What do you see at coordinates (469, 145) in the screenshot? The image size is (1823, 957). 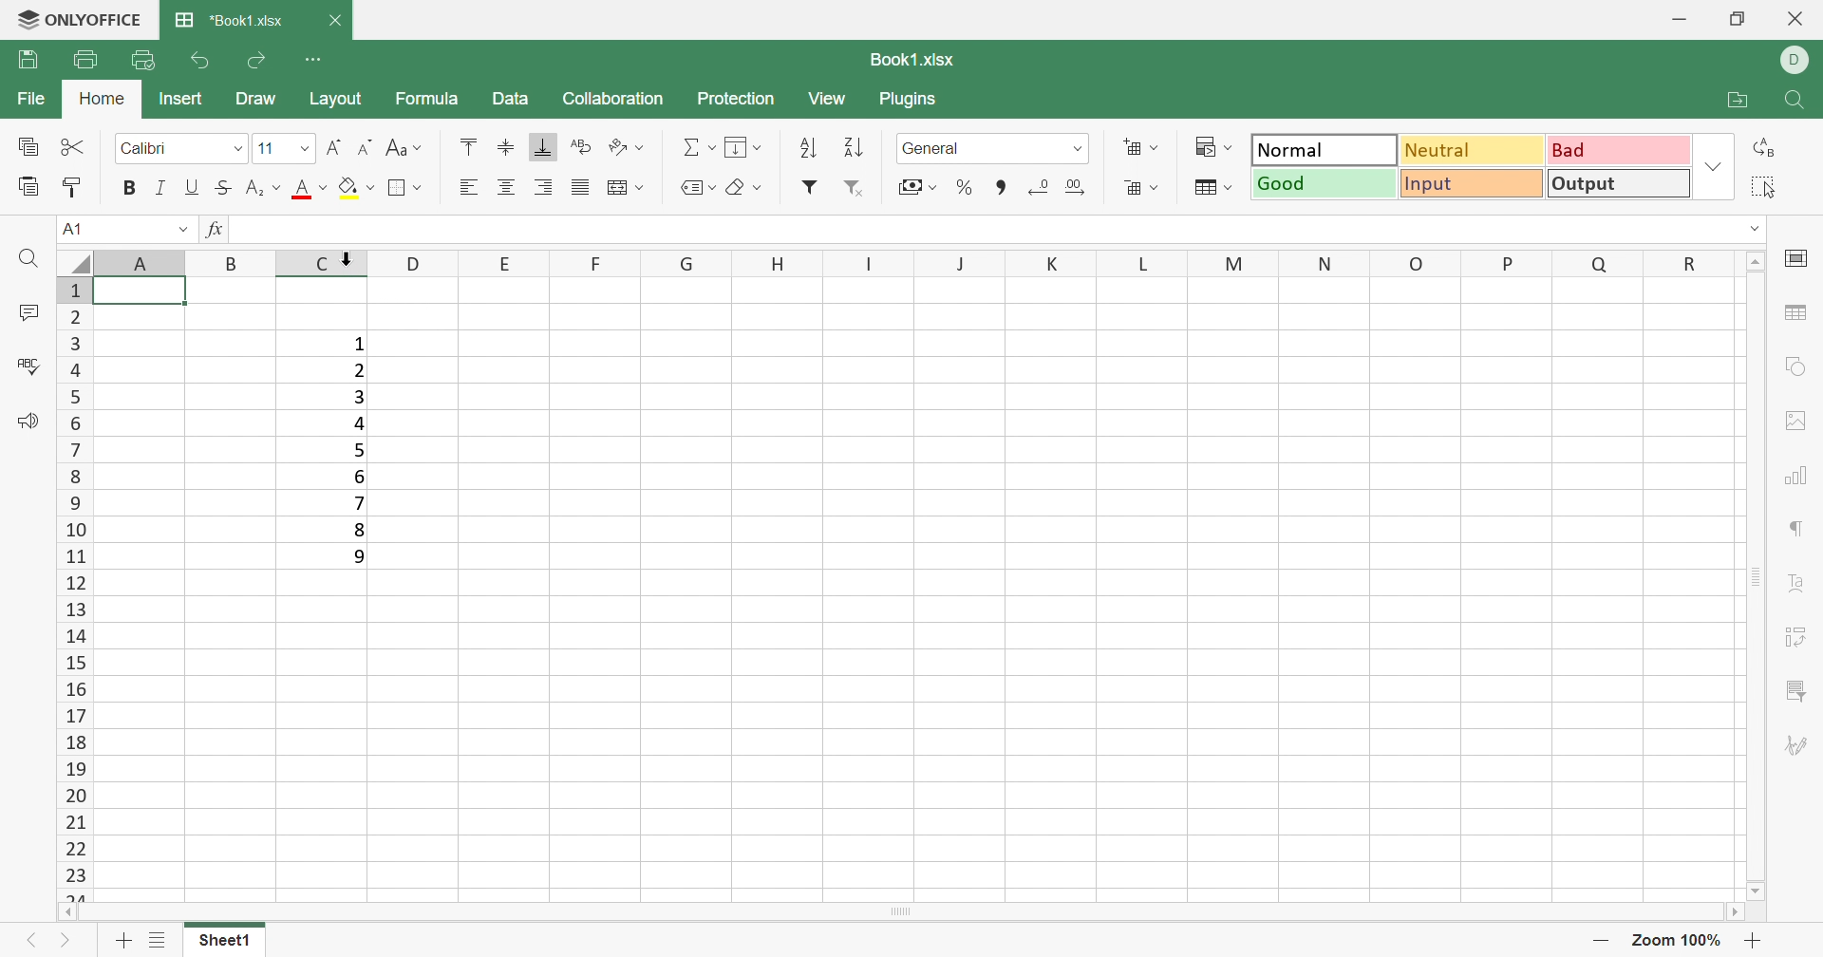 I see `Align Top` at bounding box center [469, 145].